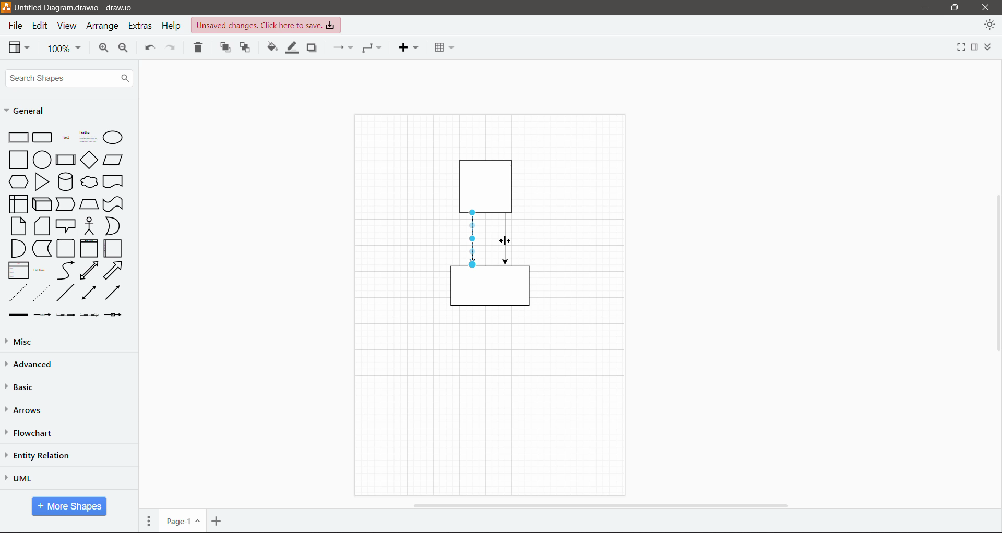 This screenshot has height=533, width=1002. What do you see at coordinates (113, 248) in the screenshot?
I see `Horizontal Container` at bounding box center [113, 248].